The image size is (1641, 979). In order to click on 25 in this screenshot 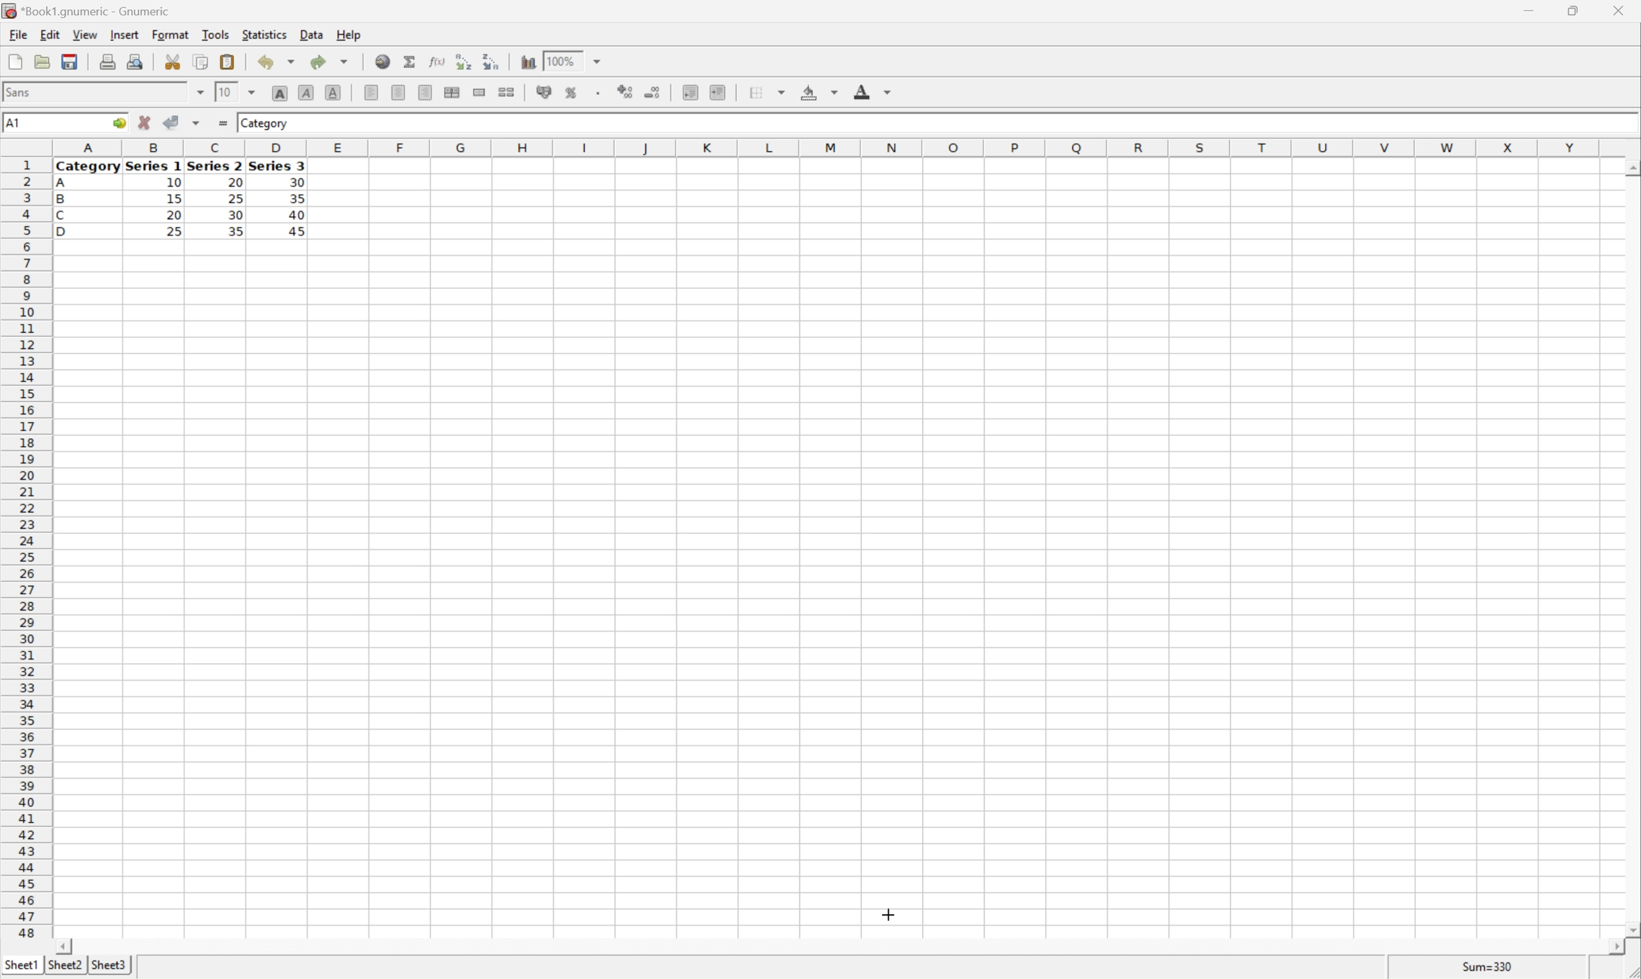, I will do `click(236, 199)`.